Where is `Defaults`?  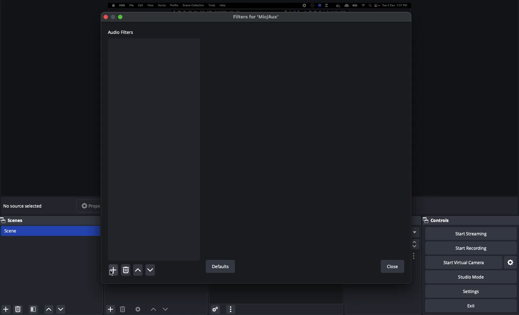 Defaults is located at coordinates (219, 267).